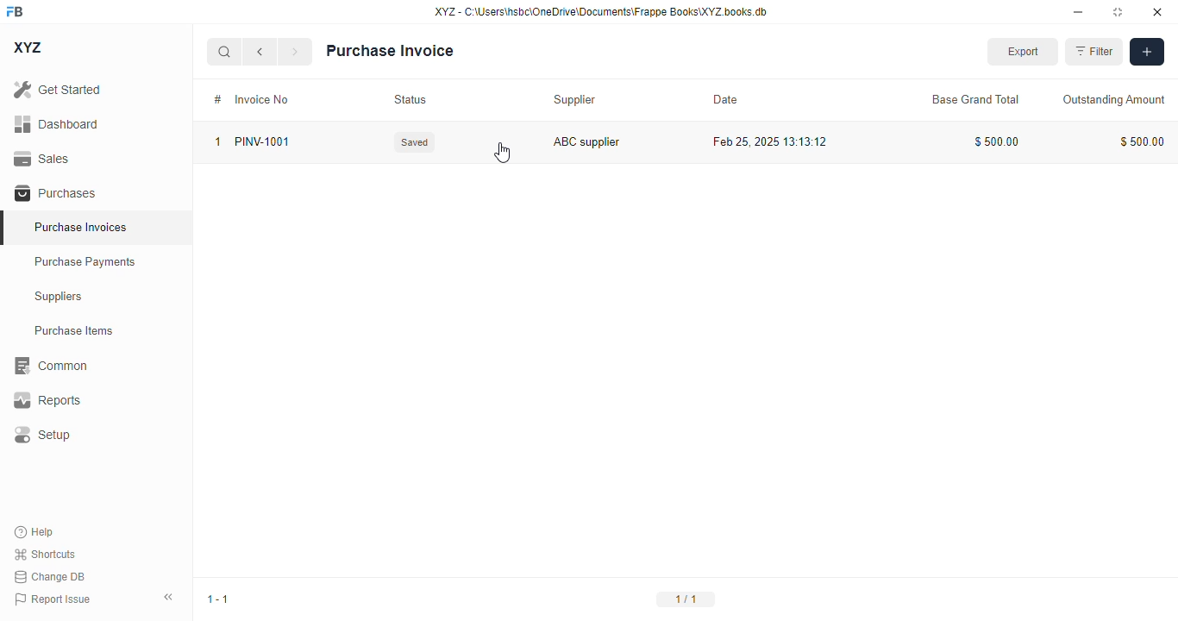 The image size is (1178, 621). I want to click on filter, so click(1093, 52).